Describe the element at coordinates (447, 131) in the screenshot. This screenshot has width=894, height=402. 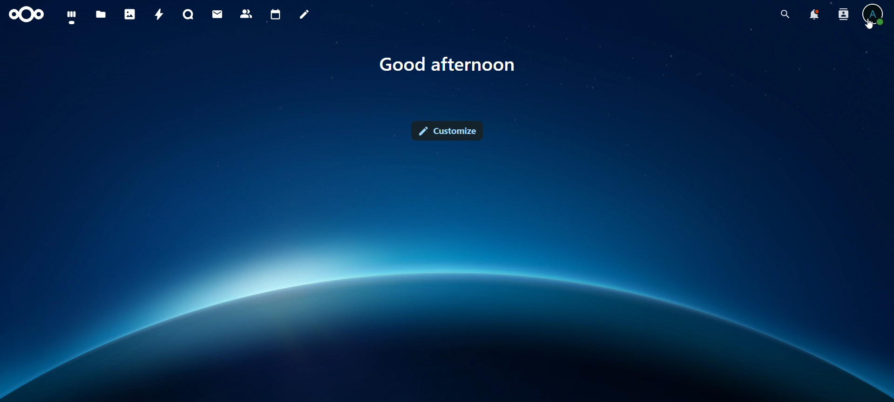
I see `customize` at that location.